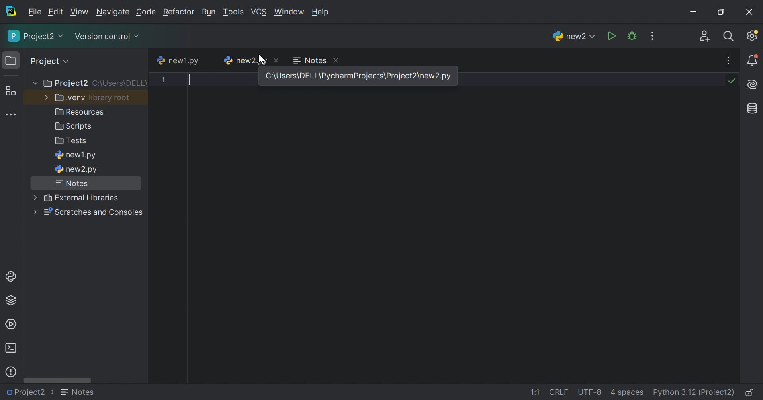 The image size is (763, 400). What do you see at coordinates (12, 324) in the screenshot?
I see `Services` at bounding box center [12, 324].